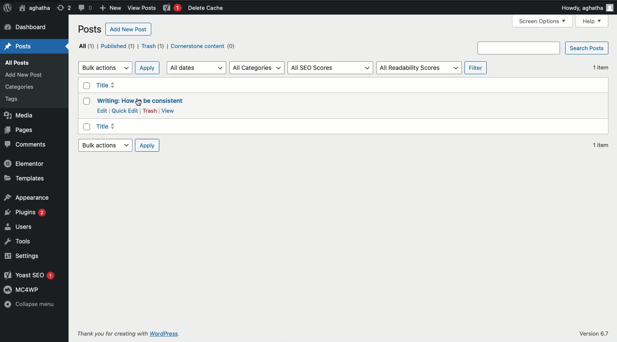 This screenshot has width=617, height=342. I want to click on 1 item, so click(601, 145).